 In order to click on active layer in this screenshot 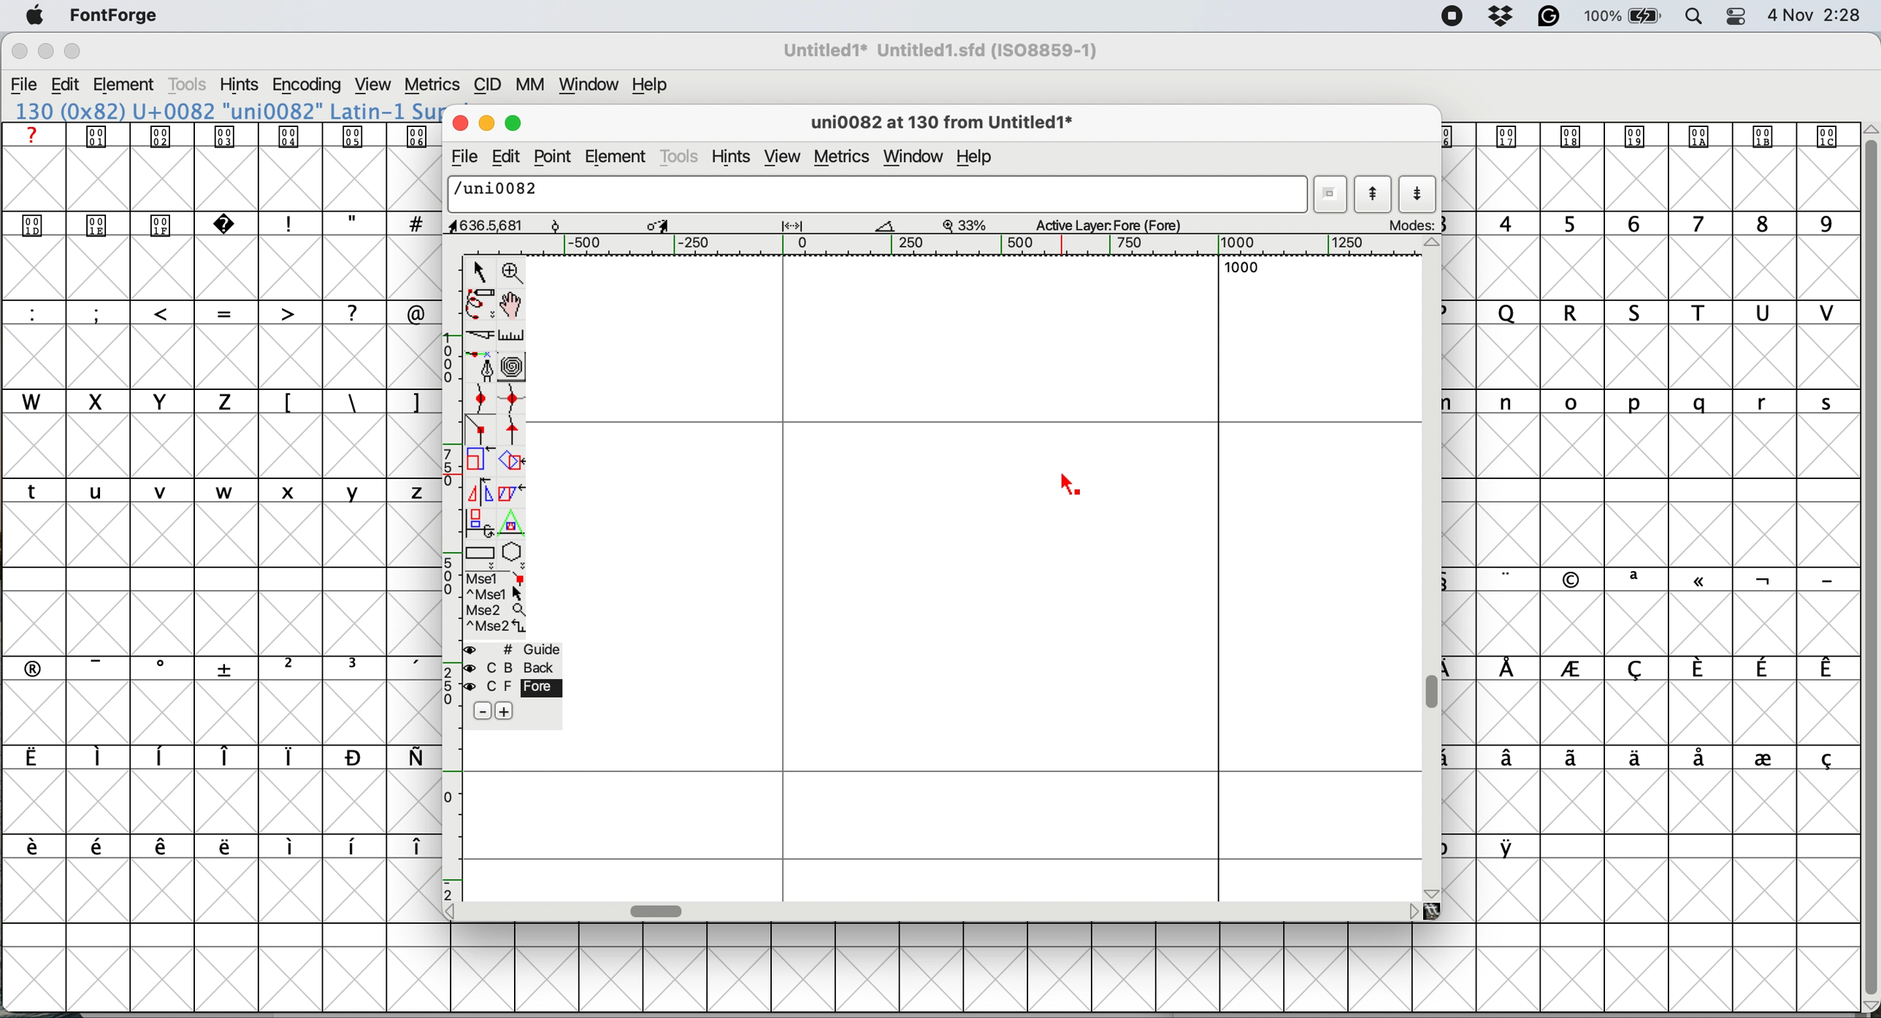, I will do `click(1123, 223)`.